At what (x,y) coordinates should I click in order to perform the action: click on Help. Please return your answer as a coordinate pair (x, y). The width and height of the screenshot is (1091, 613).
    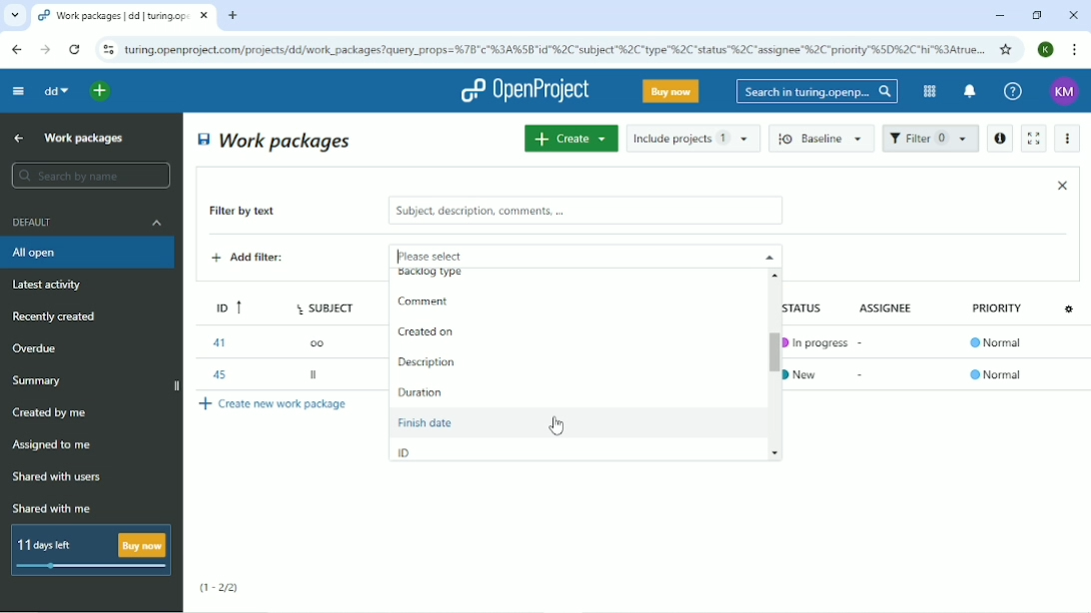
    Looking at the image, I should click on (1013, 92).